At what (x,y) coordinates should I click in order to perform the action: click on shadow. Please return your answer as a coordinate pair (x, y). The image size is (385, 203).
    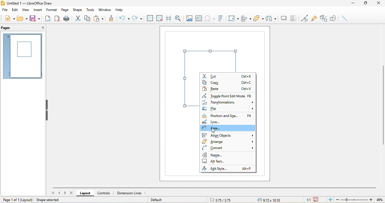
    Looking at the image, I should click on (284, 18).